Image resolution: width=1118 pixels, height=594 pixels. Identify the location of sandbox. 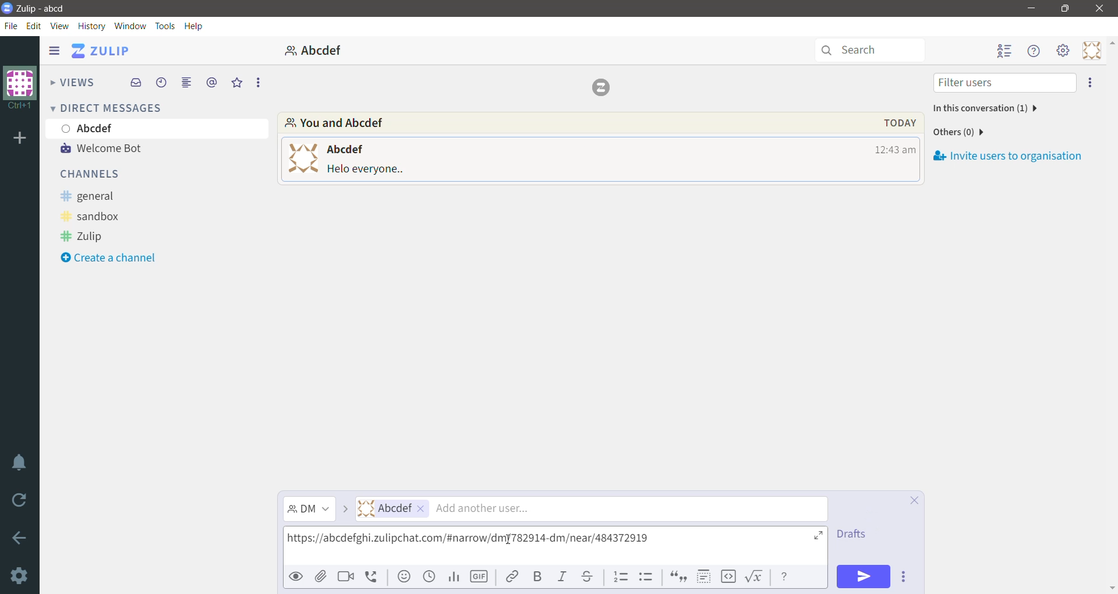
(97, 216).